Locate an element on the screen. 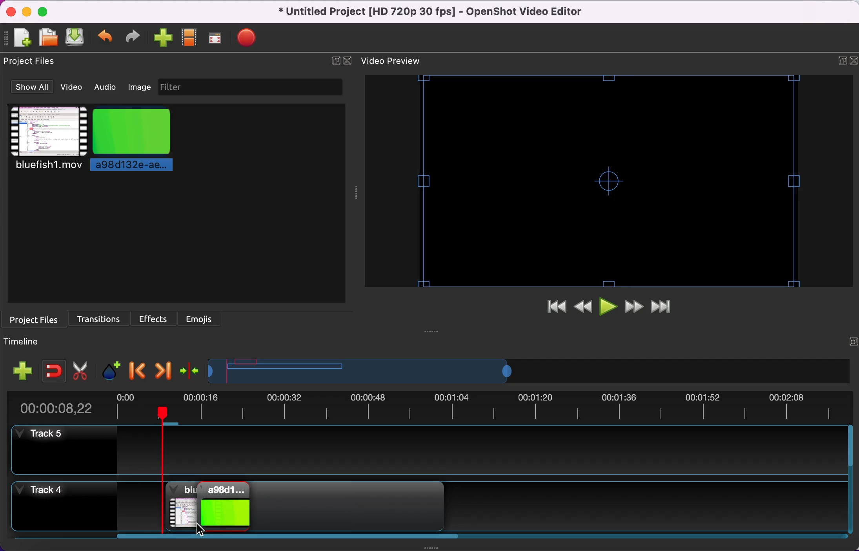 The width and height of the screenshot is (859, 551). close is located at coordinates (853, 61).